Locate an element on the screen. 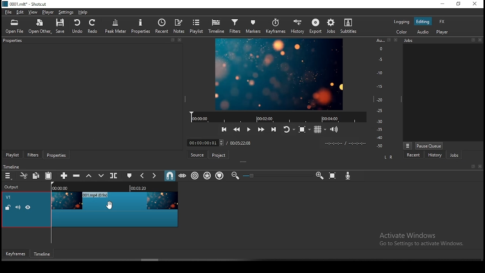  volume control is located at coordinates (335, 129).